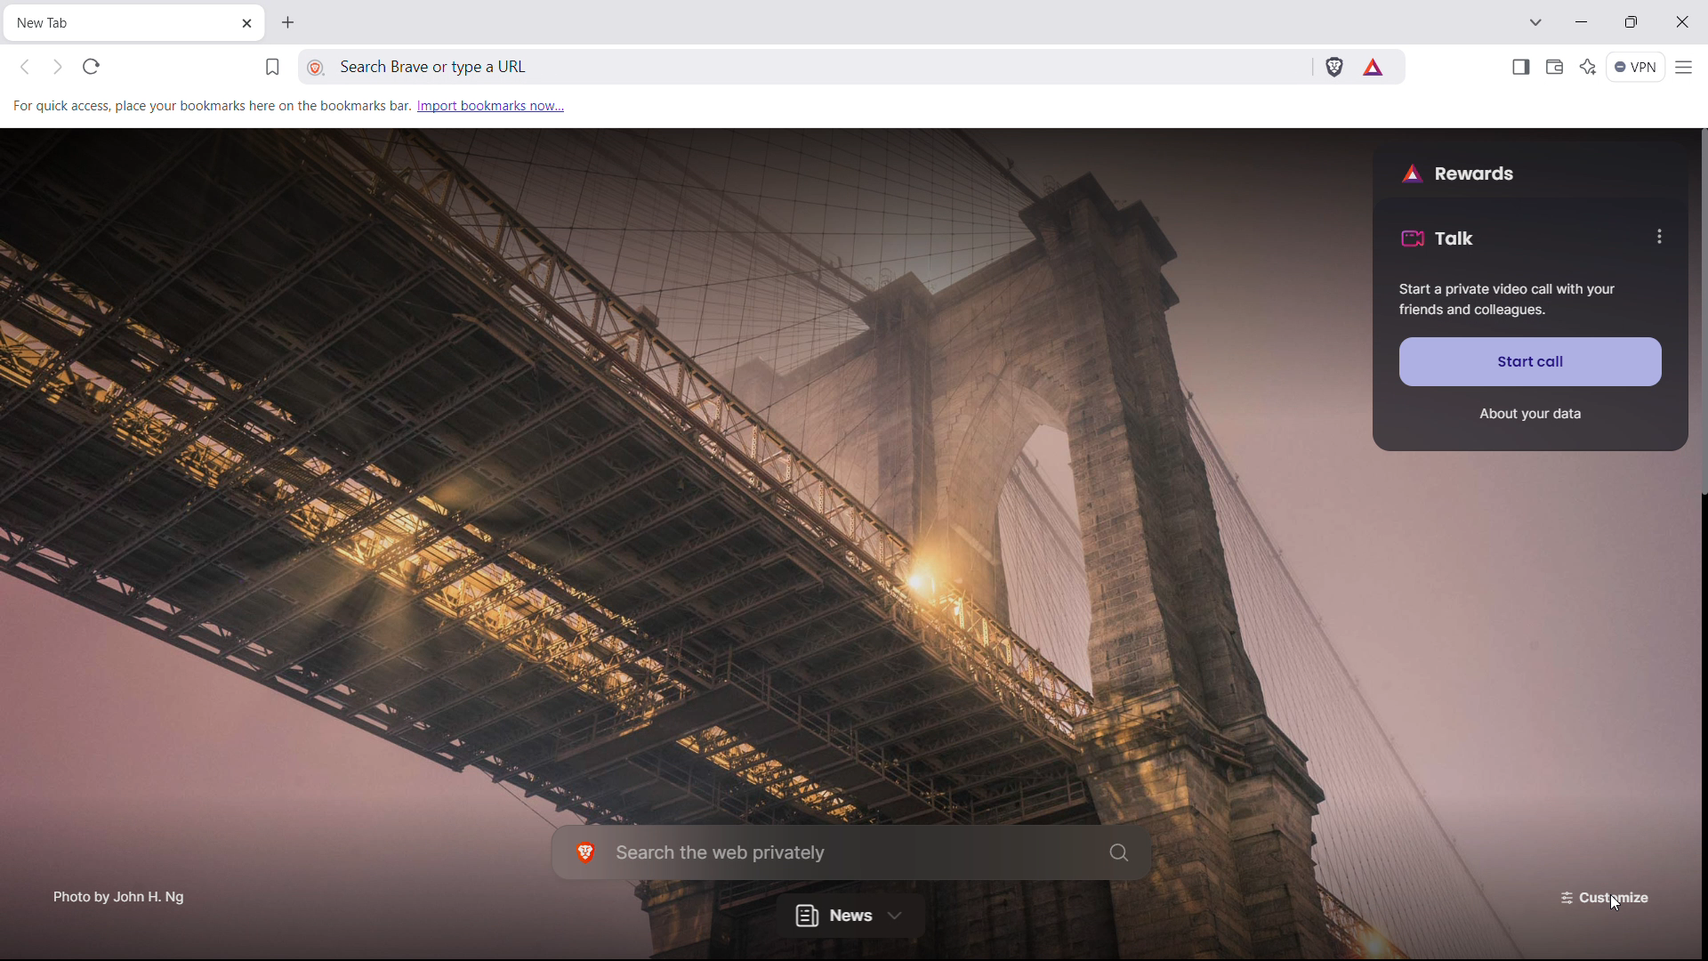  Describe the element at coordinates (1553, 68) in the screenshot. I see `wallet` at that location.